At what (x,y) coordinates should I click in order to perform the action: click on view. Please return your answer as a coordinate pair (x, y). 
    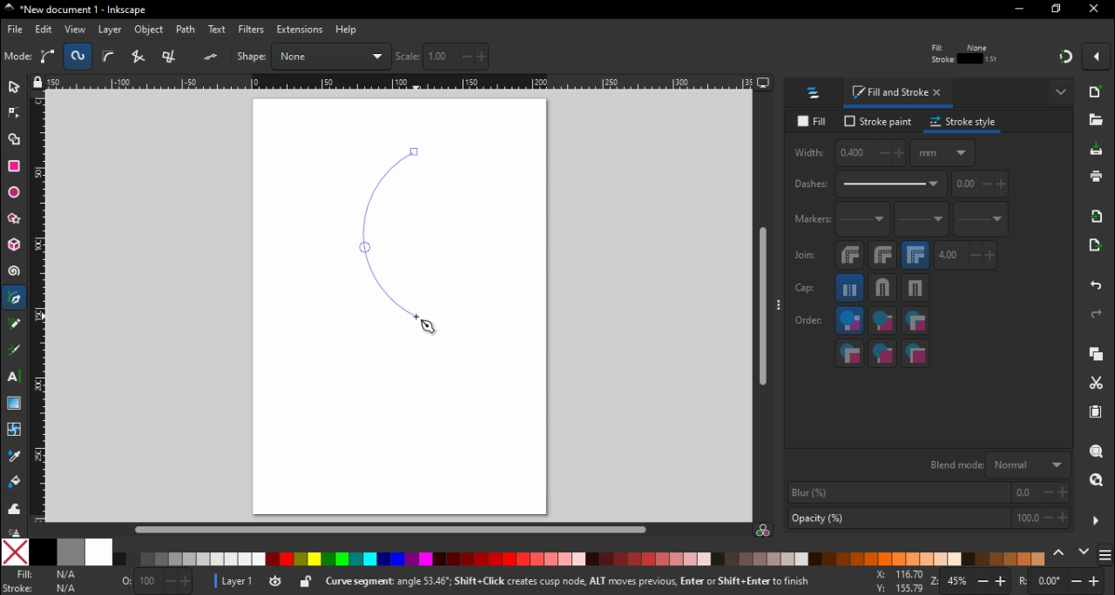
    Looking at the image, I should click on (74, 30).